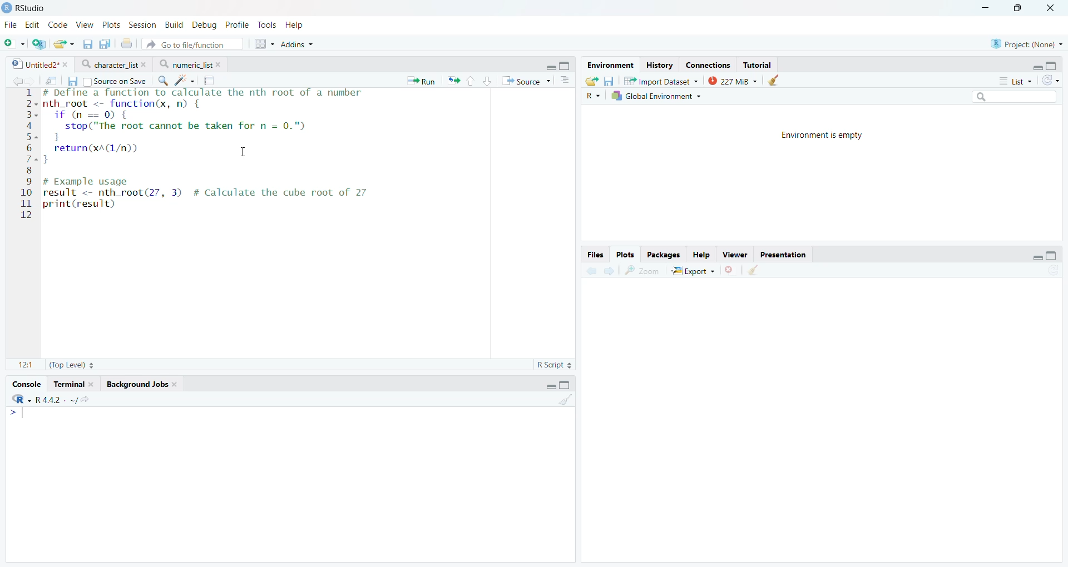 The image size is (1068, 567). Describe the element at coordinates (175, 25) in the screenshot. I see `Build` at that location.